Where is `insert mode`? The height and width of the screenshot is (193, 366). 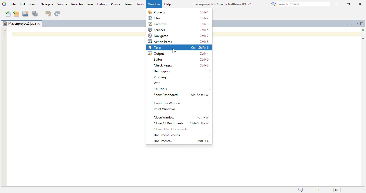
insert mode is located at coordinates (337, 190).